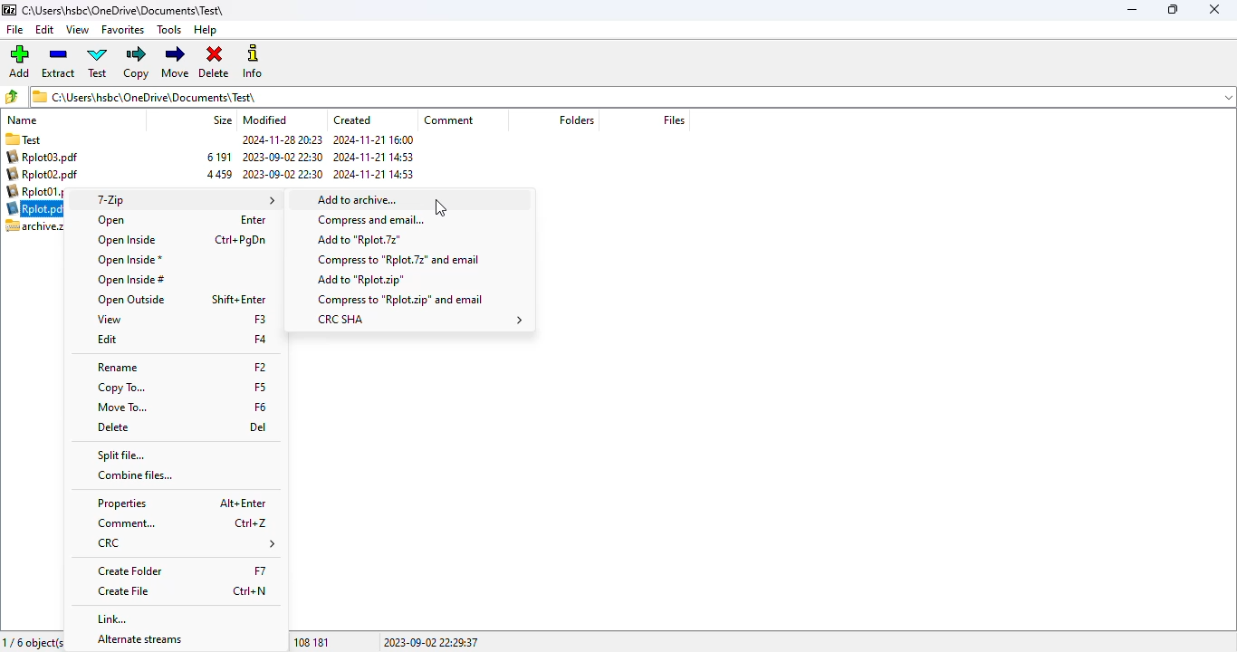 The height and width of the screenshot is (652, 1237). I want to click on 108 181, so click(313, 642).